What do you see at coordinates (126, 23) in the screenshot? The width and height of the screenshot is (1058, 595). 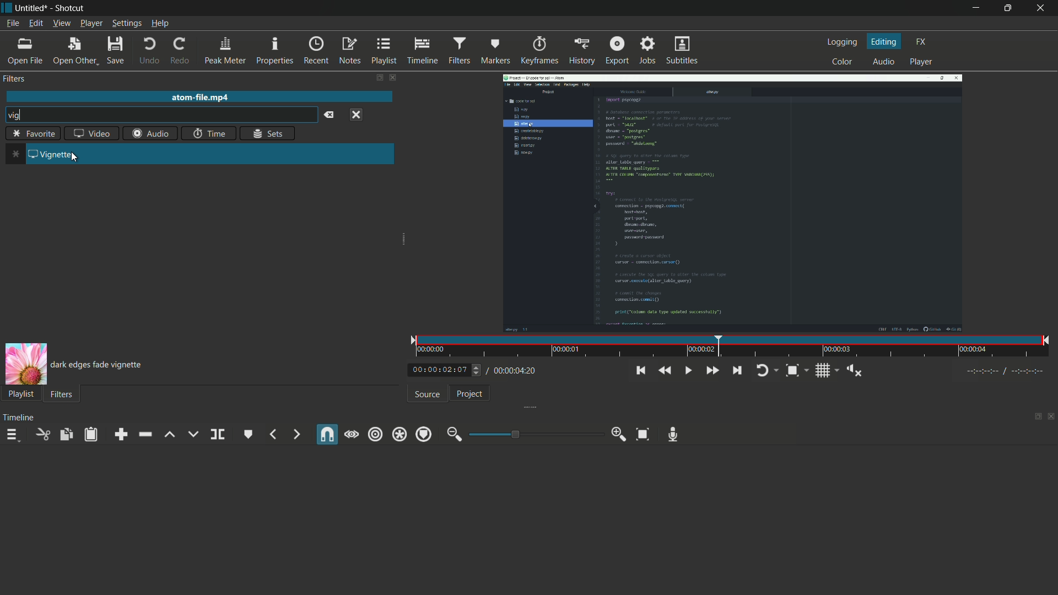 I see `settings menu` at bounding box center [126, 23].